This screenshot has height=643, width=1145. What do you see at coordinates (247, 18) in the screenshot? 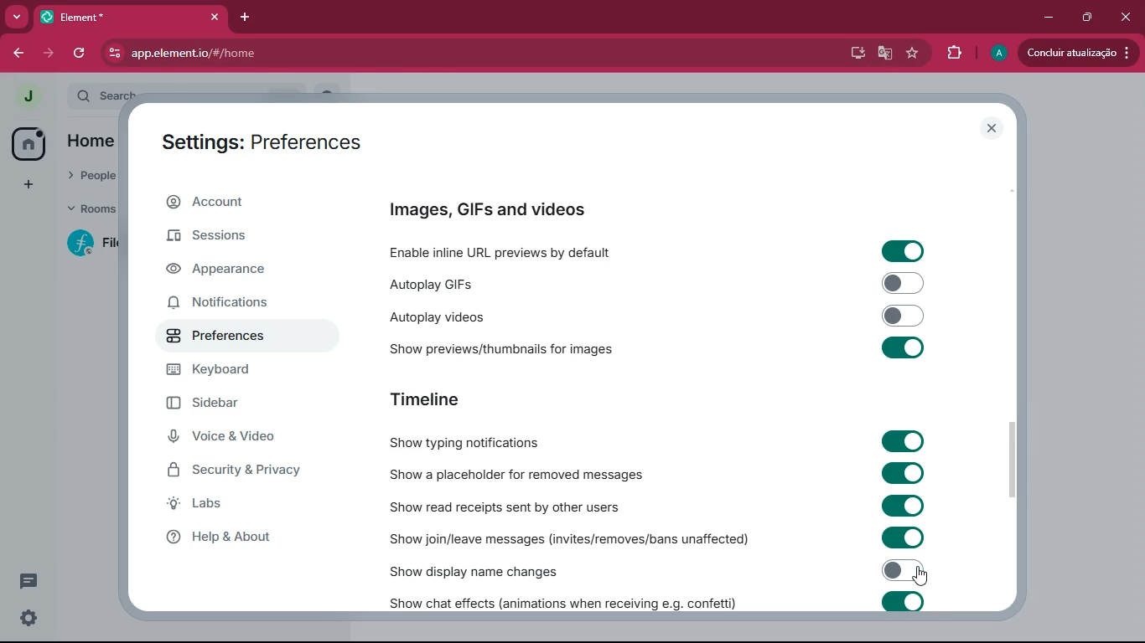
I see `add tab` at bounding box center [247, 18].